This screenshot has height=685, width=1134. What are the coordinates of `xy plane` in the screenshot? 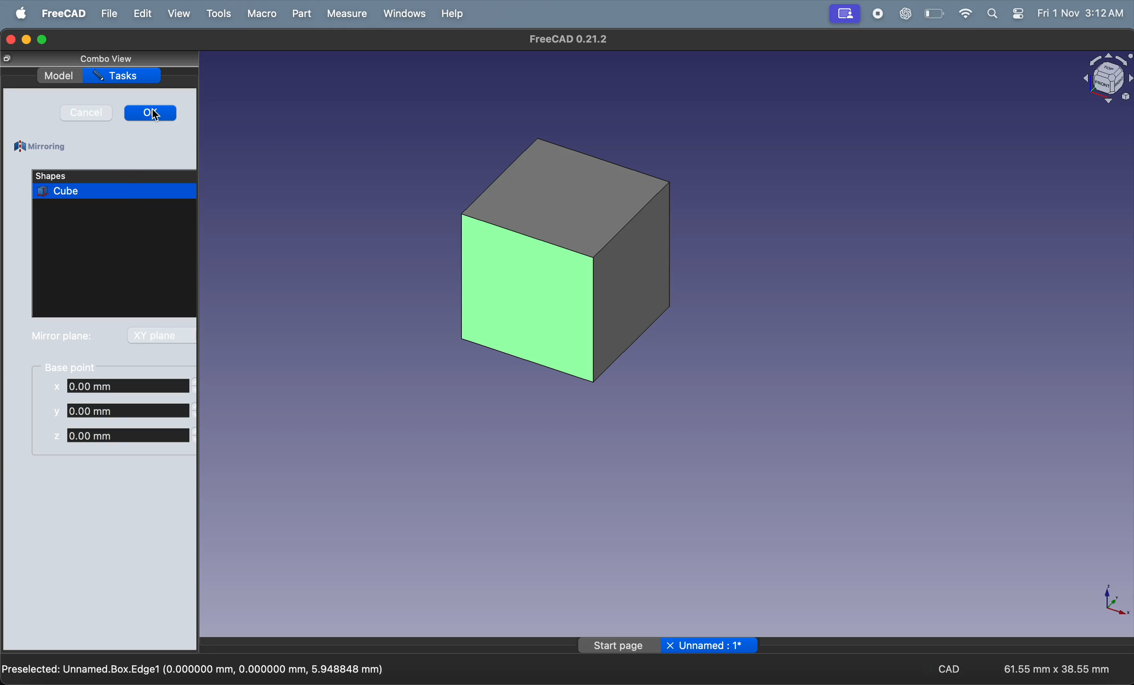 It's located at (160, 335).